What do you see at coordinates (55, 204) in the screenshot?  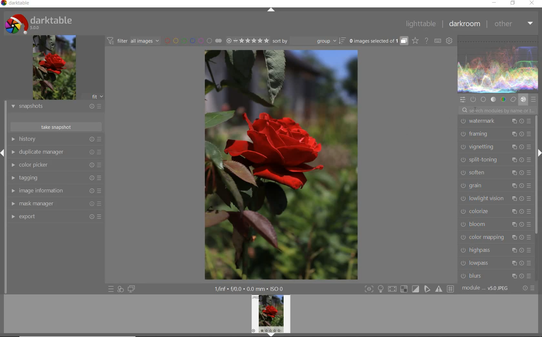 I see `mask manager` at bounding box center [55, 204].